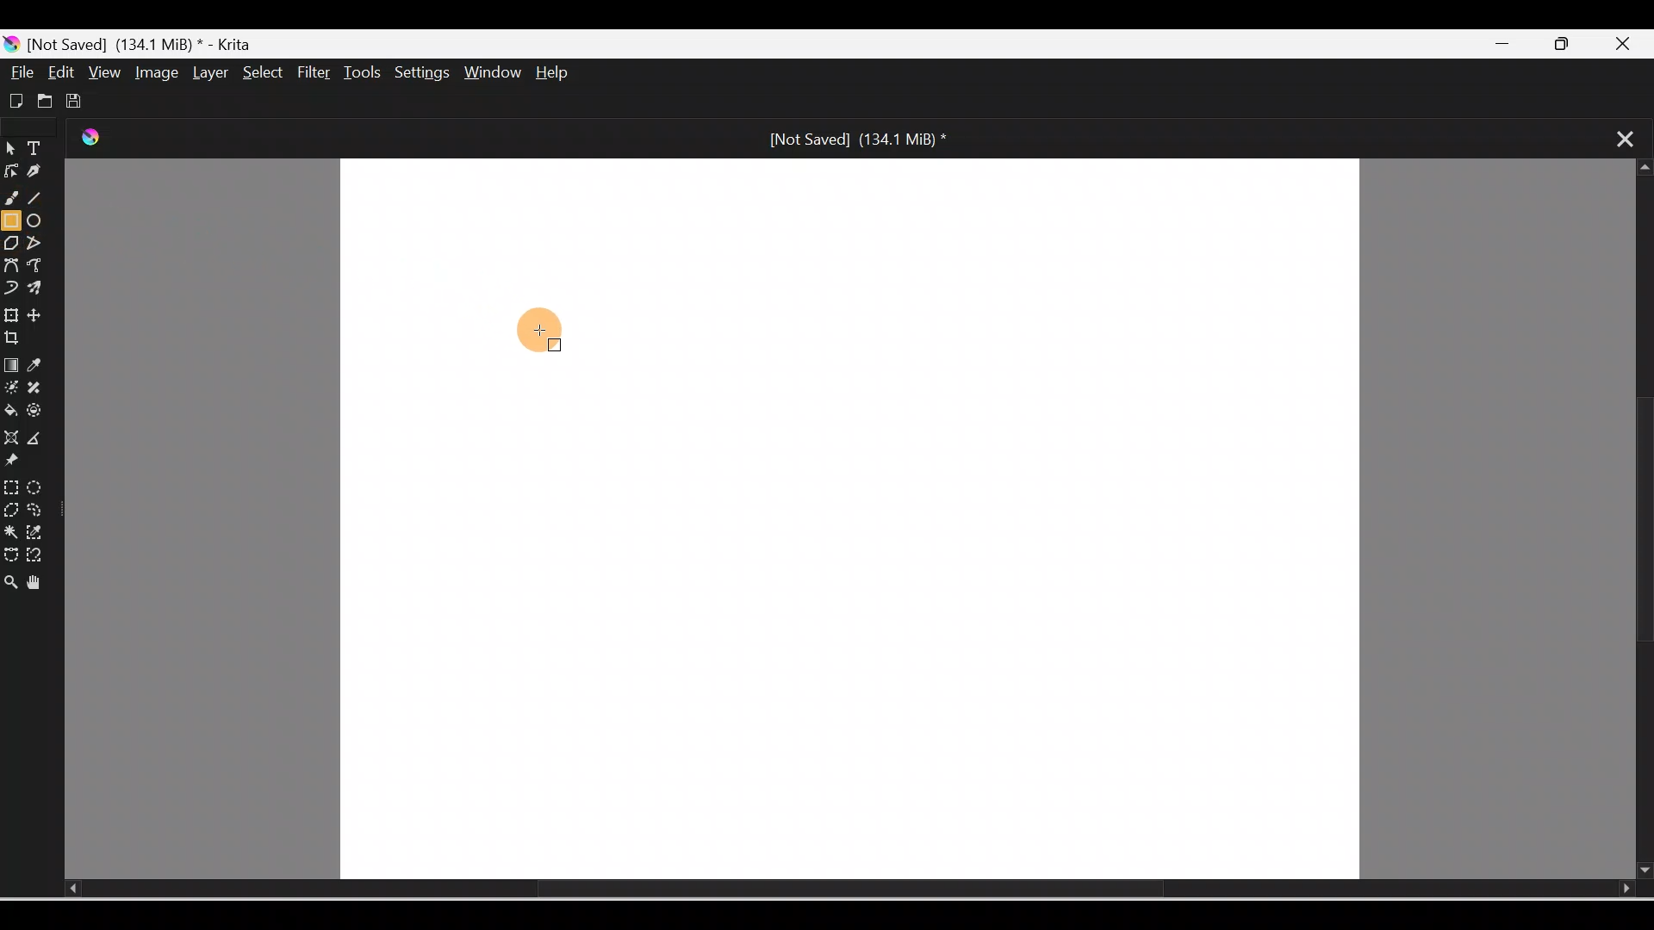  What do you see at coordinates (41, 439) in the screenshot?
I see `Measure the distance between two points` at bounding box center [41, 439].